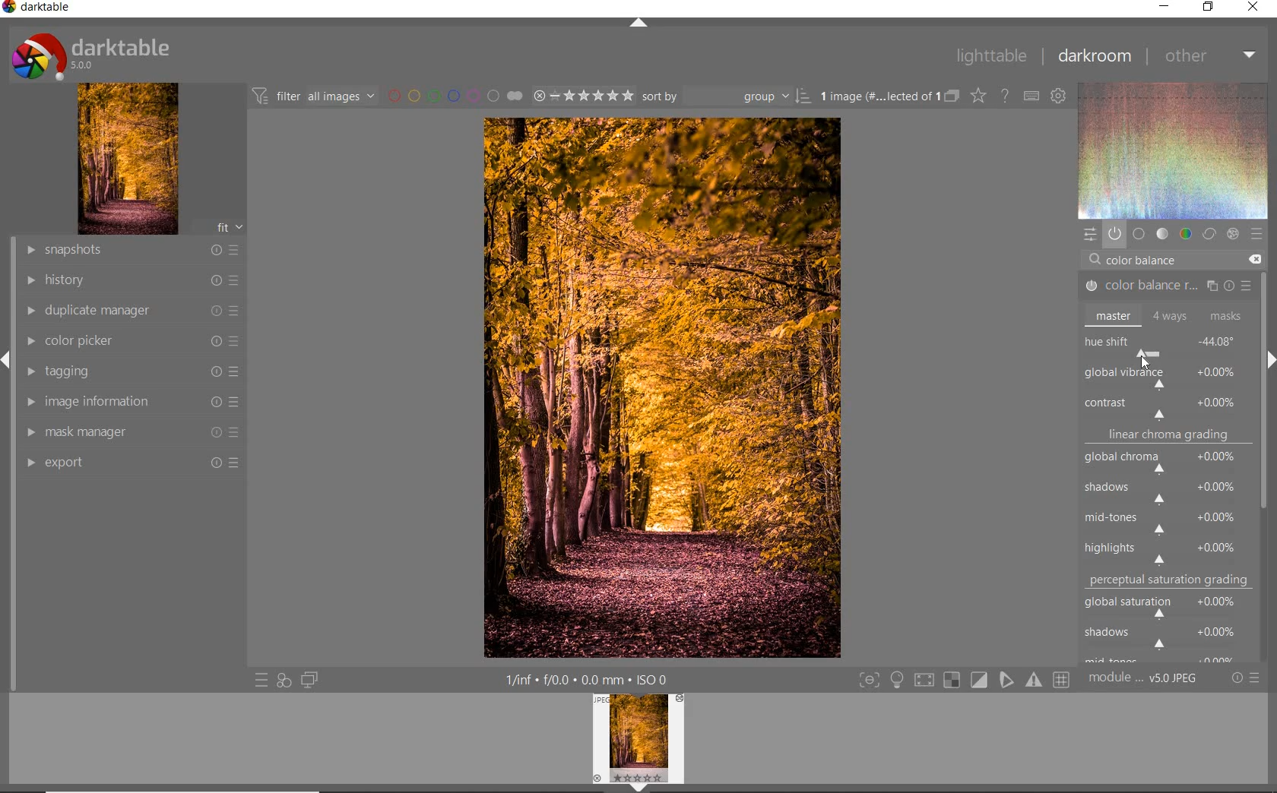 The image size is (1277, 793). Describe the element at coordinates (1256, 233) in the screenshot. I see `preset` at that location.